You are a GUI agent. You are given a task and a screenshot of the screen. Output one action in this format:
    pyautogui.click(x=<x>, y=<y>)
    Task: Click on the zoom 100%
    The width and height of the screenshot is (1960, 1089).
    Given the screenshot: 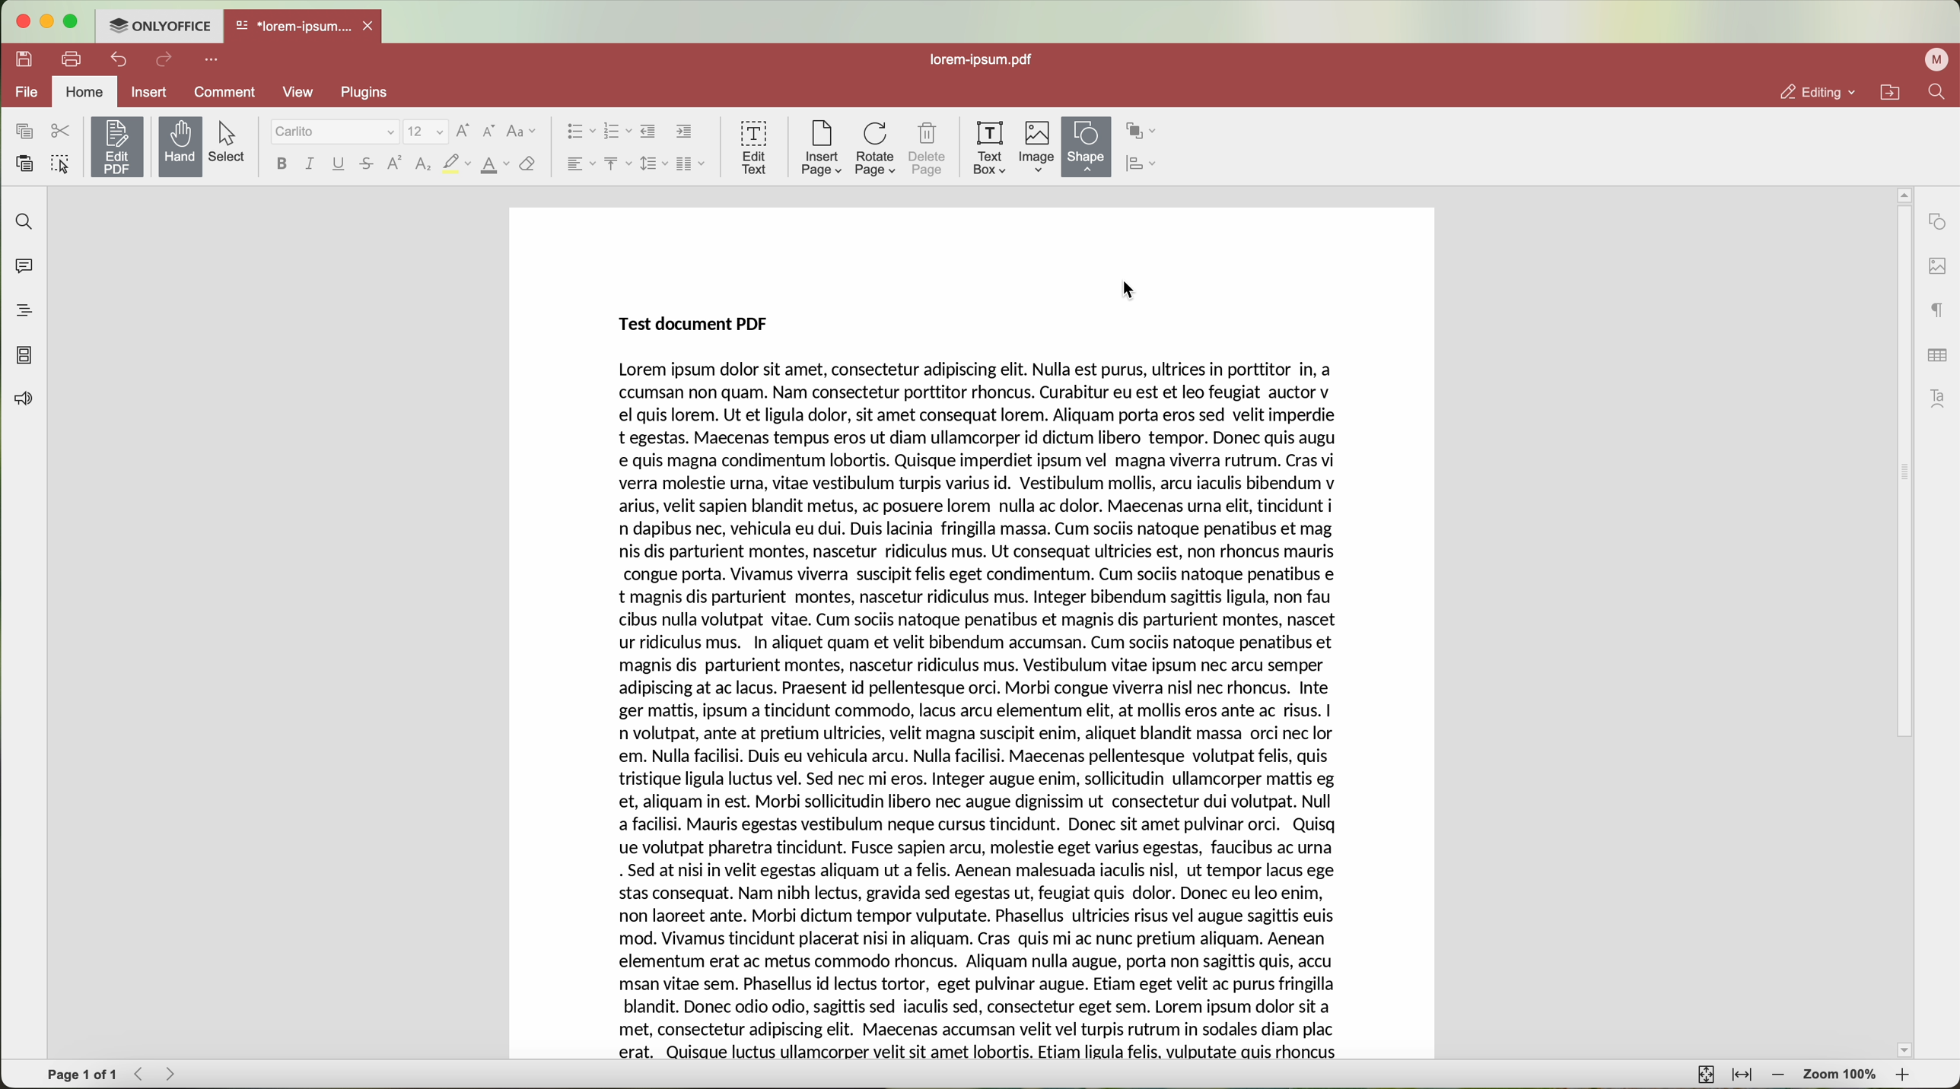 What is the action you would take?
    pyautogui.click(x=1840, y=1076)
    